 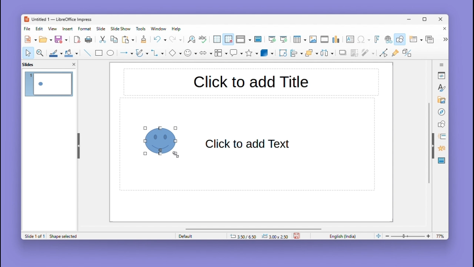 I want to click on Shape Symbol (Smiley), so click(x=163, y=141).